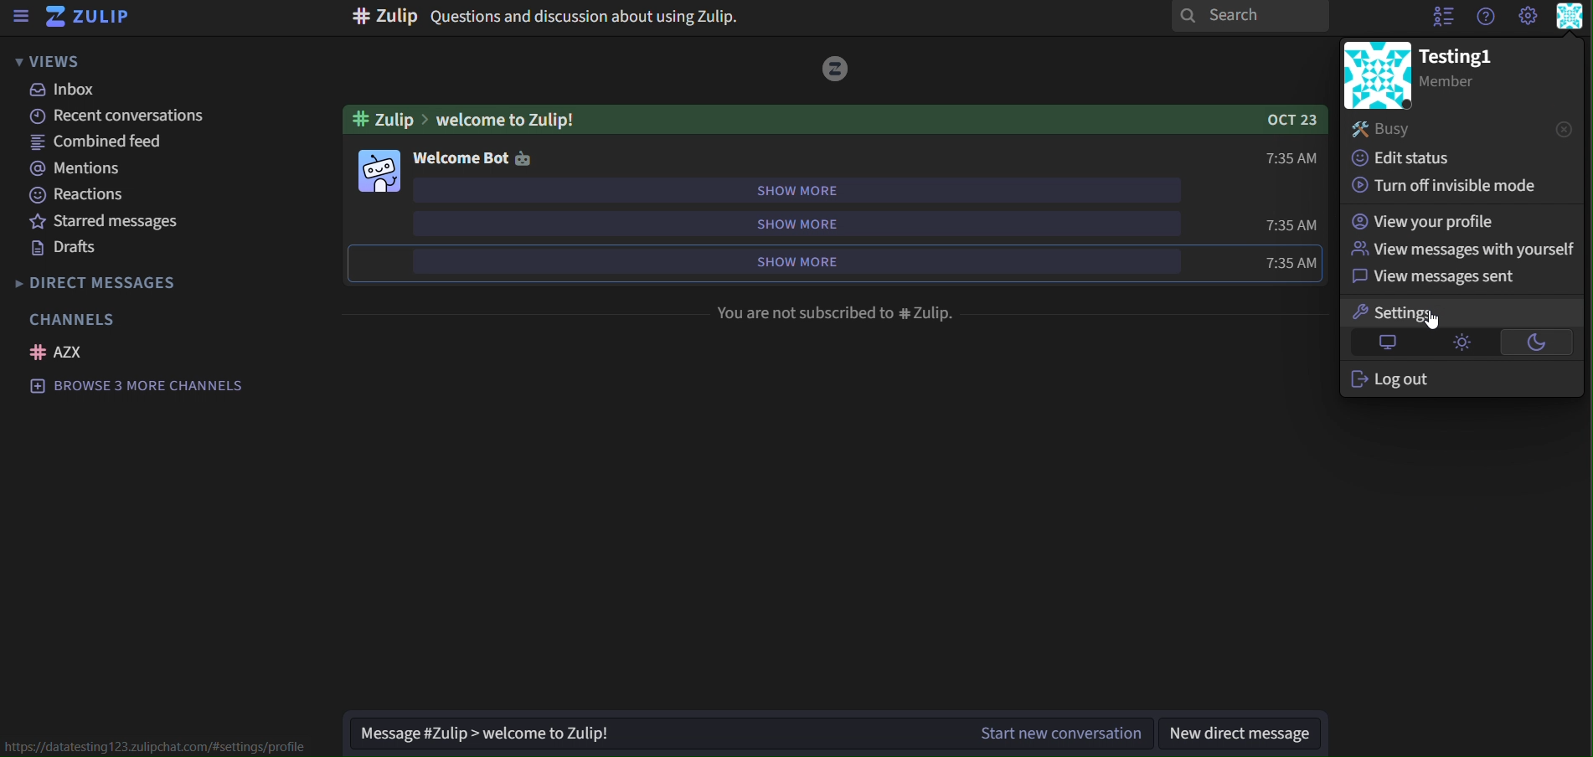  I want to click on view messages sent, so click(1431, 280).